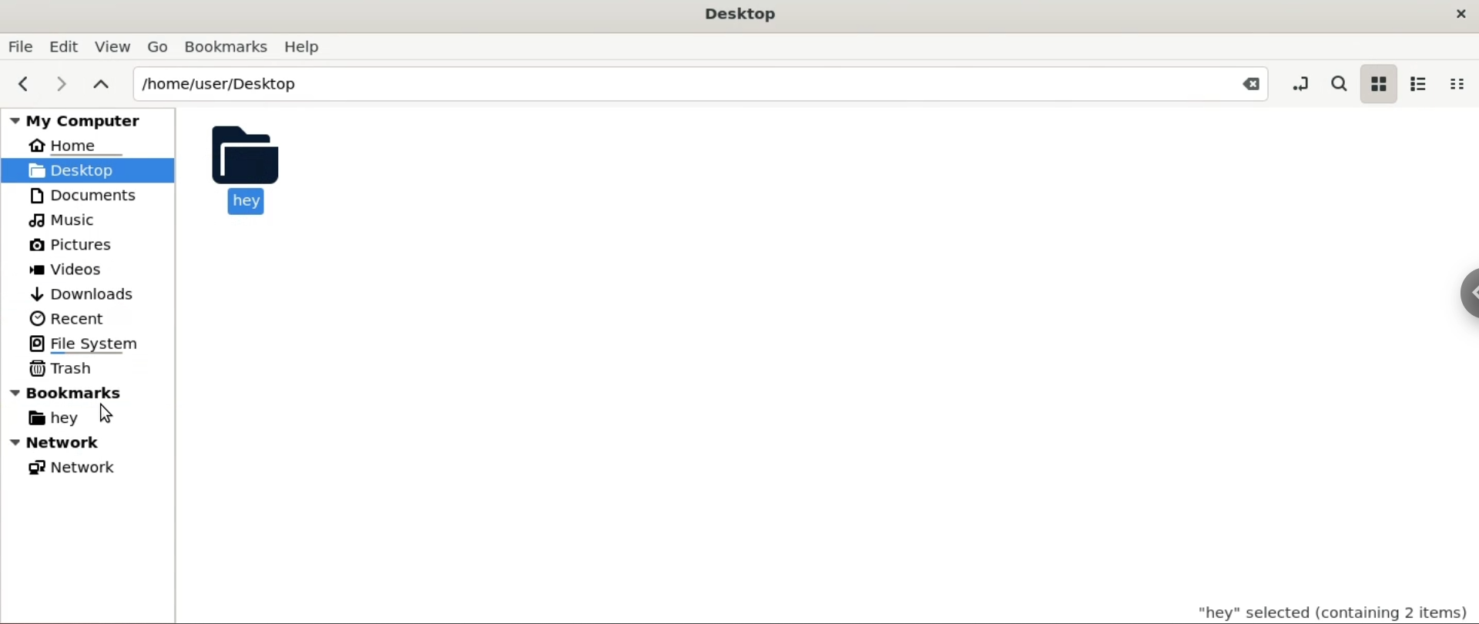  I want to click on Network, so click(74, 468).